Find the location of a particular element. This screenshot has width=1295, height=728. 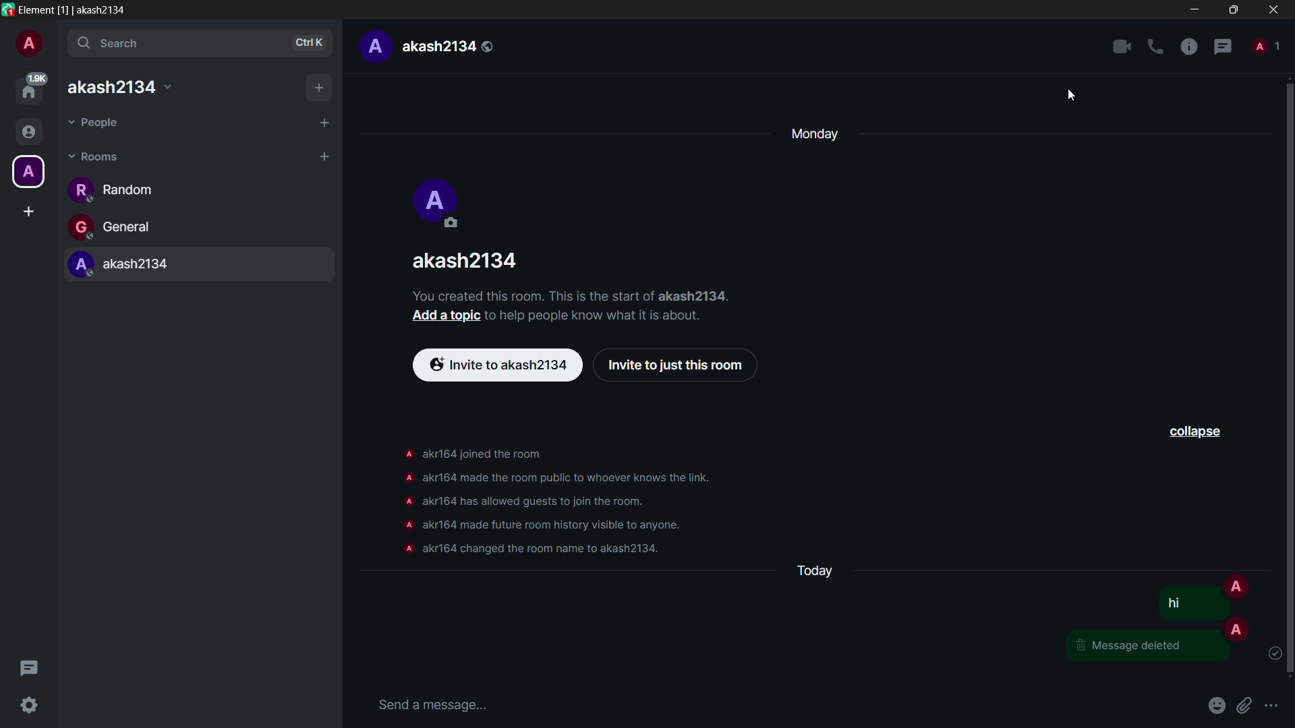

day is located at coordinates (815, 133).